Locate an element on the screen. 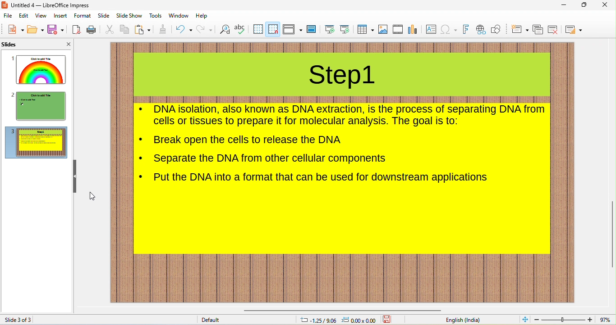  Dotted list is located at coordinates (142, 158).